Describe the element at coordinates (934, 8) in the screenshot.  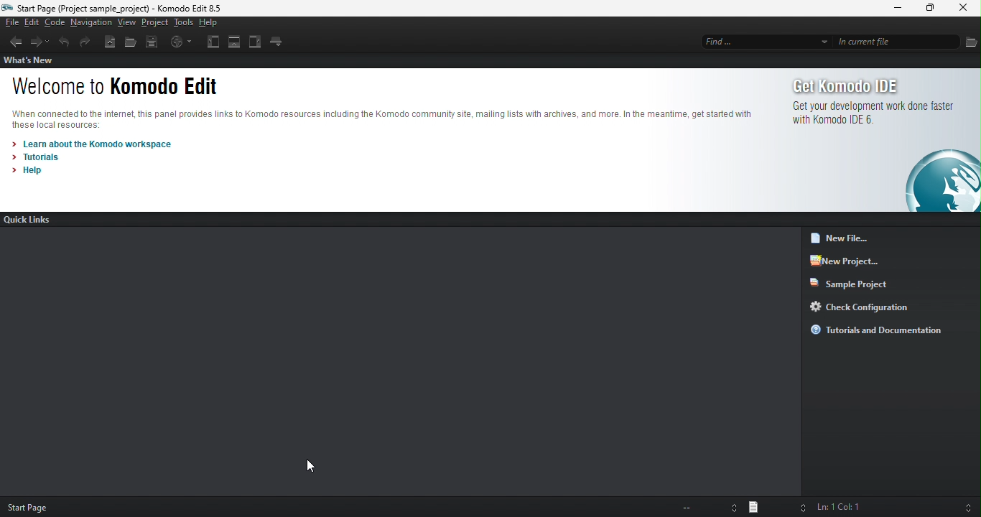
I see `maximize` at that location.